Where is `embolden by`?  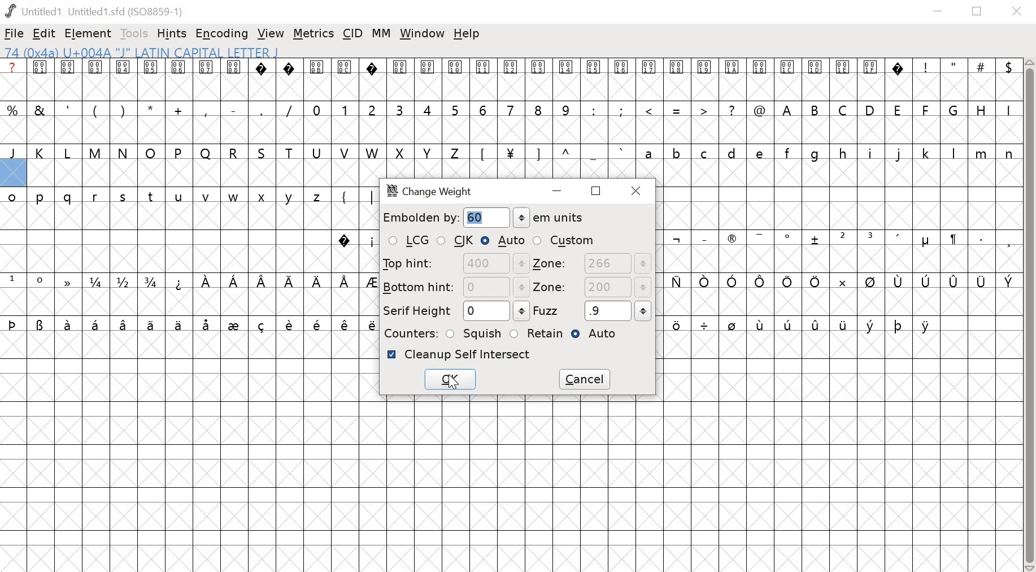
embolden by is located at coordinates (419, 218).